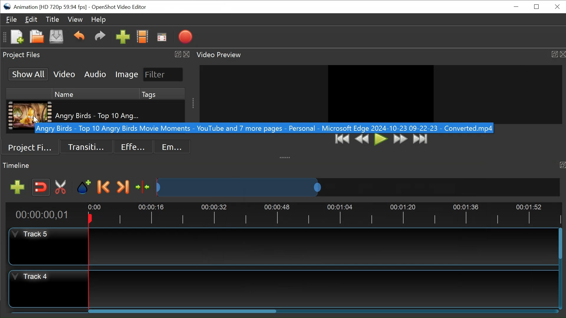  Describe the element at coordinates (358, 187) in the screenshot. I see `Zoom Slider` at that location.